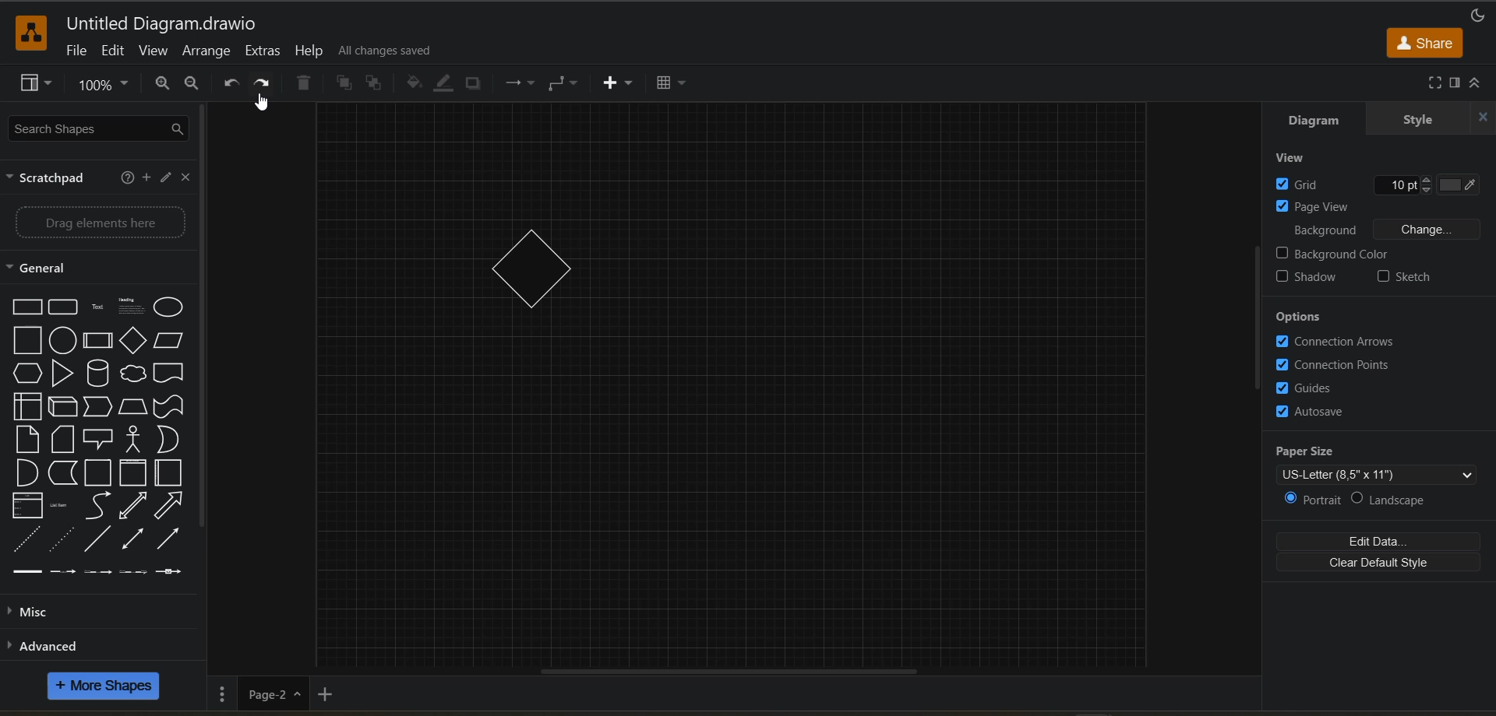 The image size is (1496, 716). I want to click on background, so click(1384, 229).